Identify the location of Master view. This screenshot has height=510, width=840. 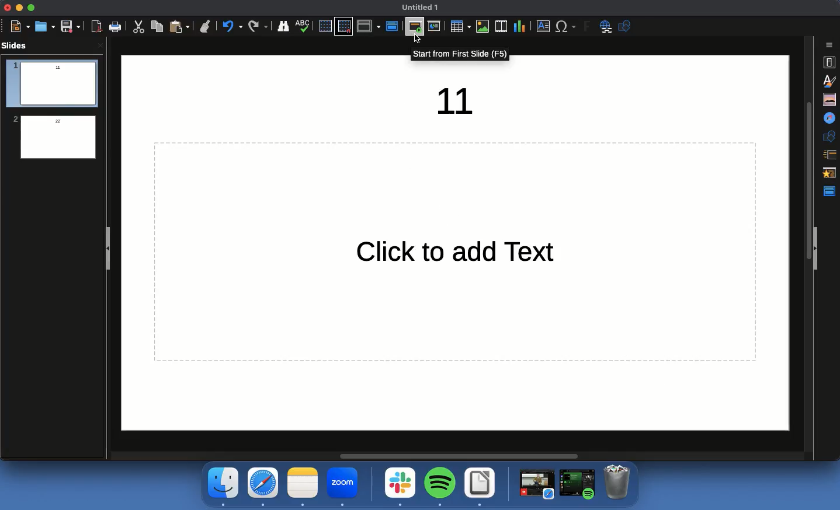
(830, 192).